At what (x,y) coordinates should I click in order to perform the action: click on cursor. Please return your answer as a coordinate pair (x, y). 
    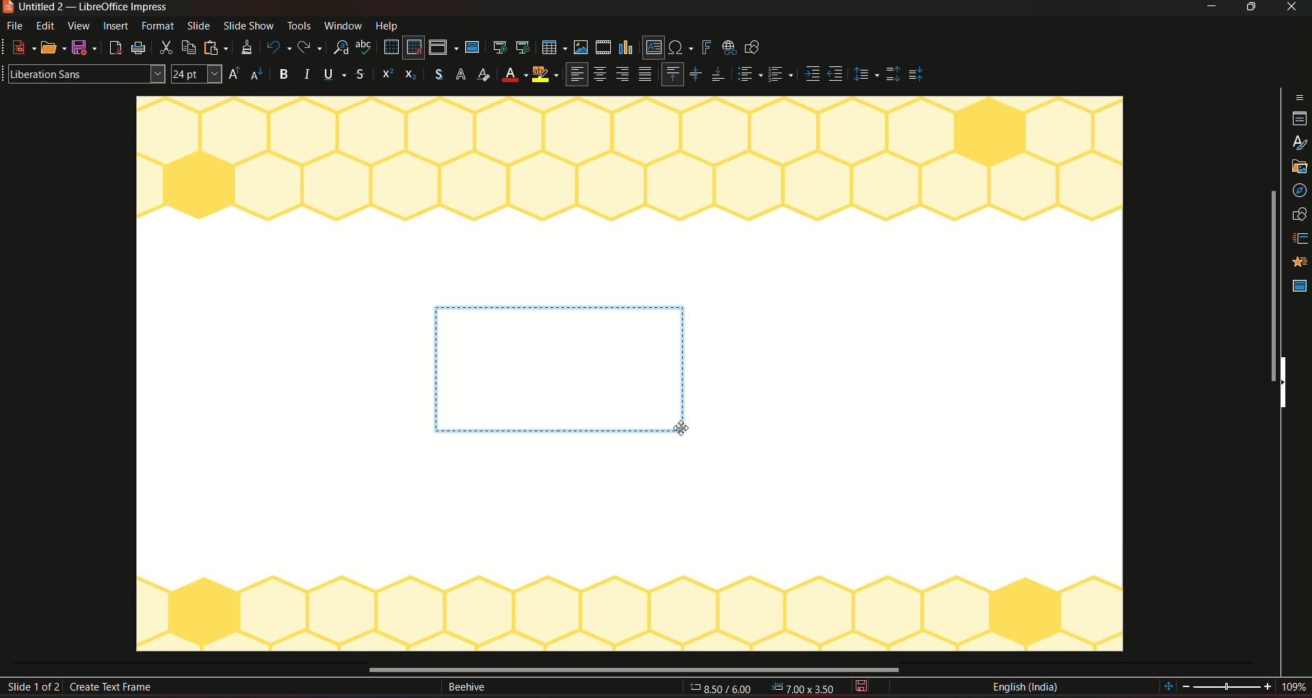
    Looking at the image, I should click on (683, 430).